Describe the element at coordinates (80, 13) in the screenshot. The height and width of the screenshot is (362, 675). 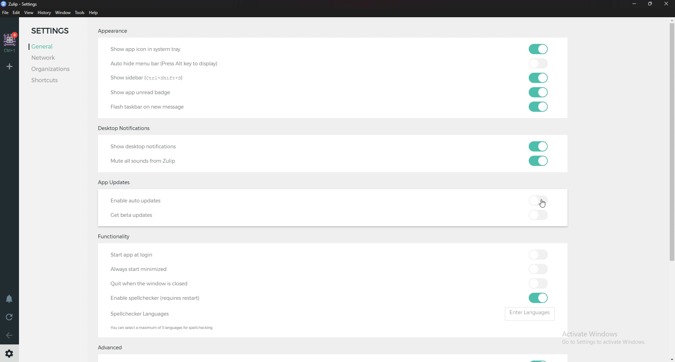
I see `Tools` at that location.